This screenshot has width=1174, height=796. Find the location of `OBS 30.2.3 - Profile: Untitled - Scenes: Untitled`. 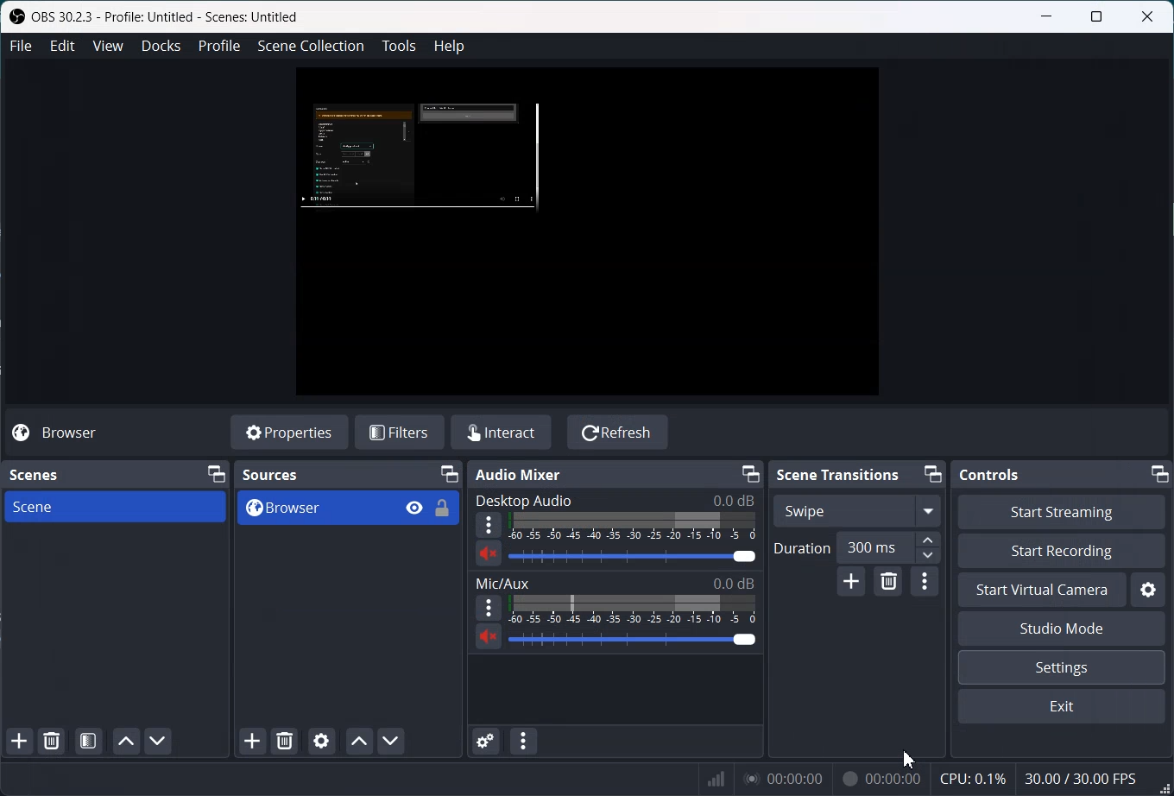

OBS 30.2.3 - Profile: Untitled - Scenes: Untitled is located at coordinates (155, 19).